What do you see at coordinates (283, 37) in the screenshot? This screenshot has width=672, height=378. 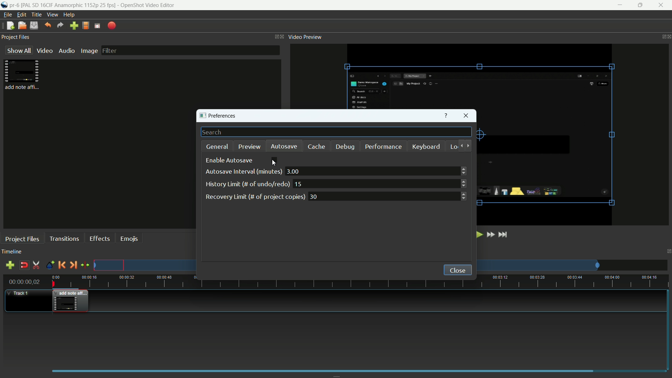 I see `close project files` at bounding box center [283, 37].